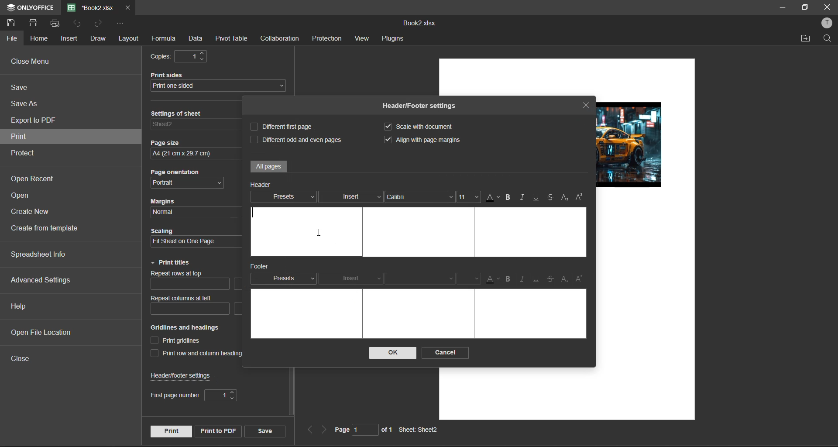  I want to click on previous, so click(310, 430).